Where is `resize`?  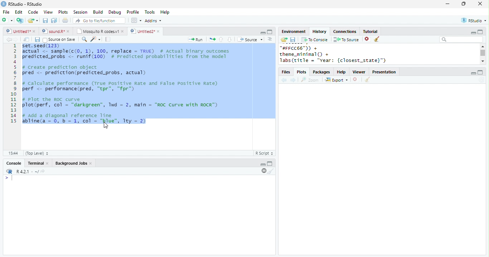
resize is located at coordinates (464, 4).